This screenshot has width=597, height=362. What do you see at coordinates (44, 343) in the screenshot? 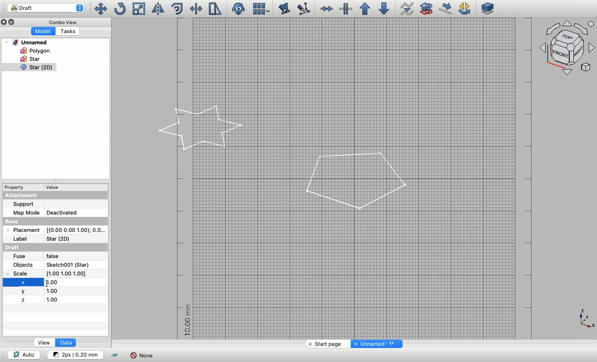
I see `View` at bounding box center [44, 343].